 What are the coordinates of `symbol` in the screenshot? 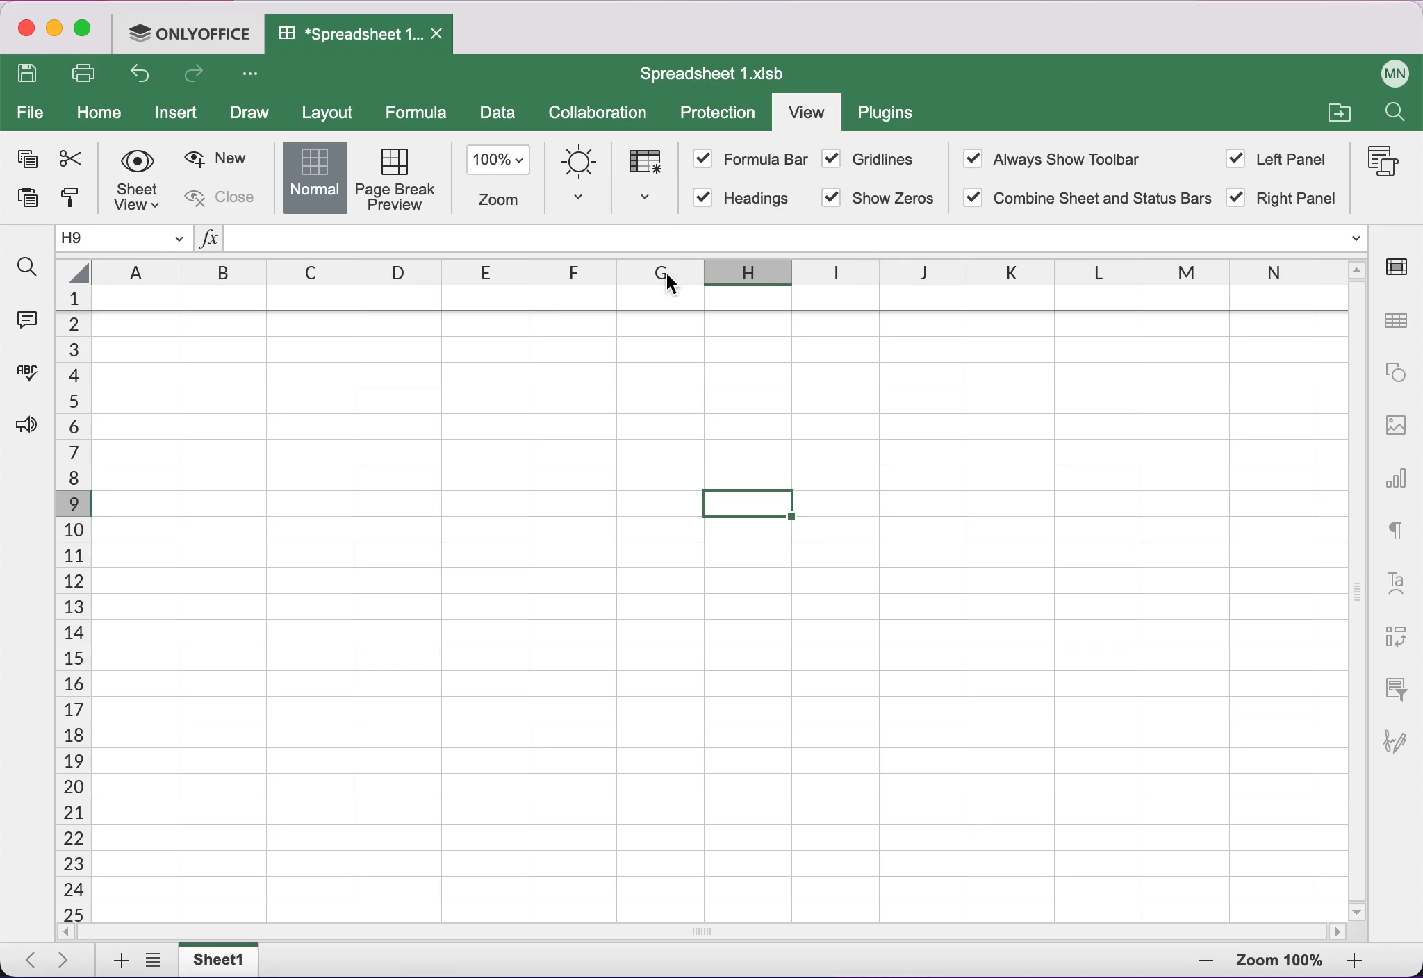 It's located at (1283, 178).